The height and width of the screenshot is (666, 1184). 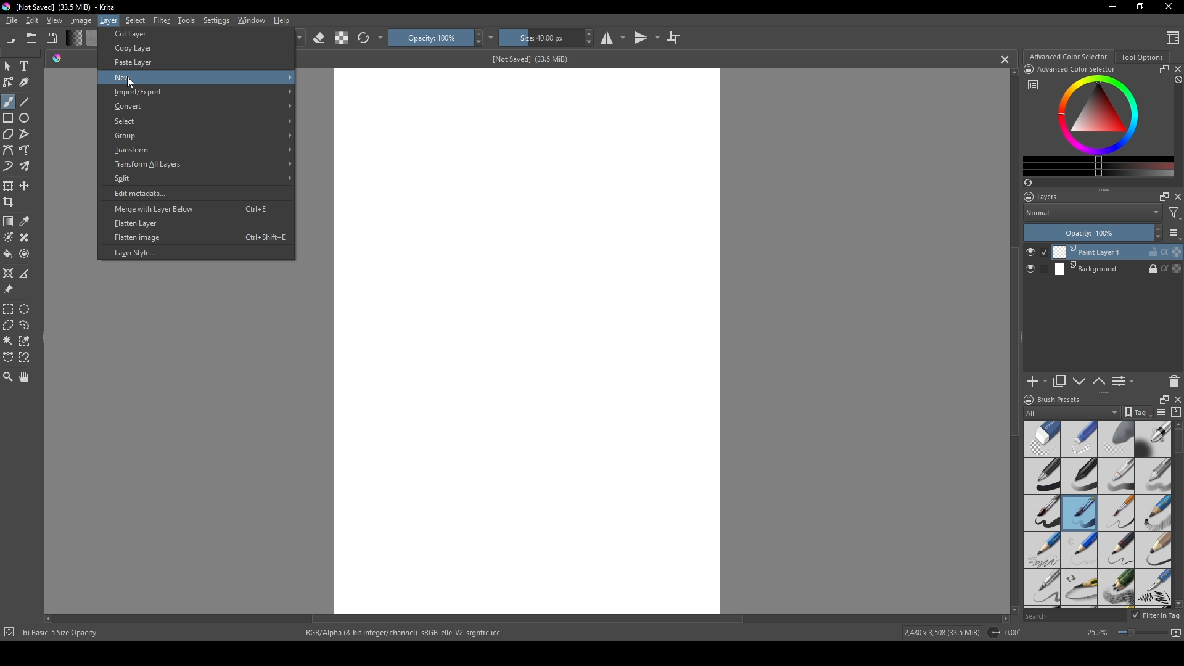 I want to click on up or down, so click(x=1100, y=381).